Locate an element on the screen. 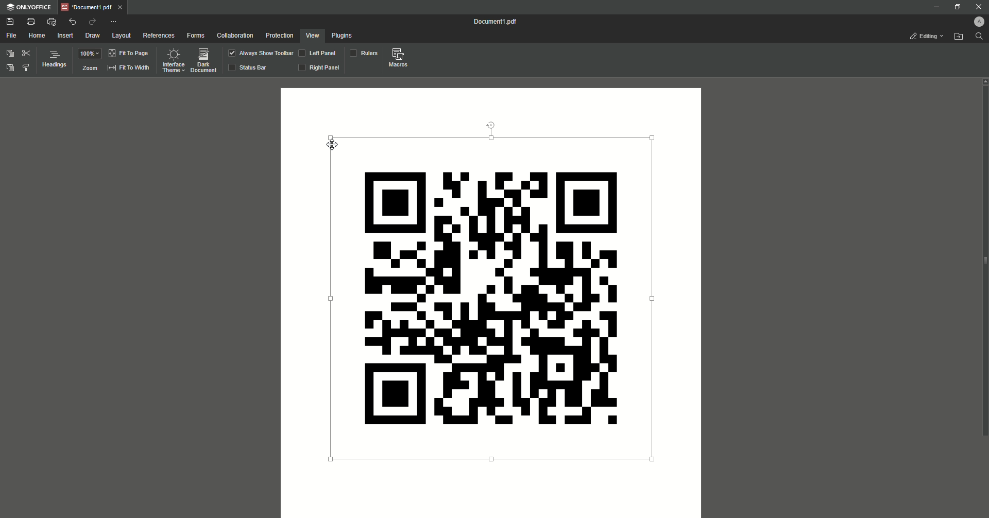 The image size is (989, 518). layout is located at coordinates (122, 37).